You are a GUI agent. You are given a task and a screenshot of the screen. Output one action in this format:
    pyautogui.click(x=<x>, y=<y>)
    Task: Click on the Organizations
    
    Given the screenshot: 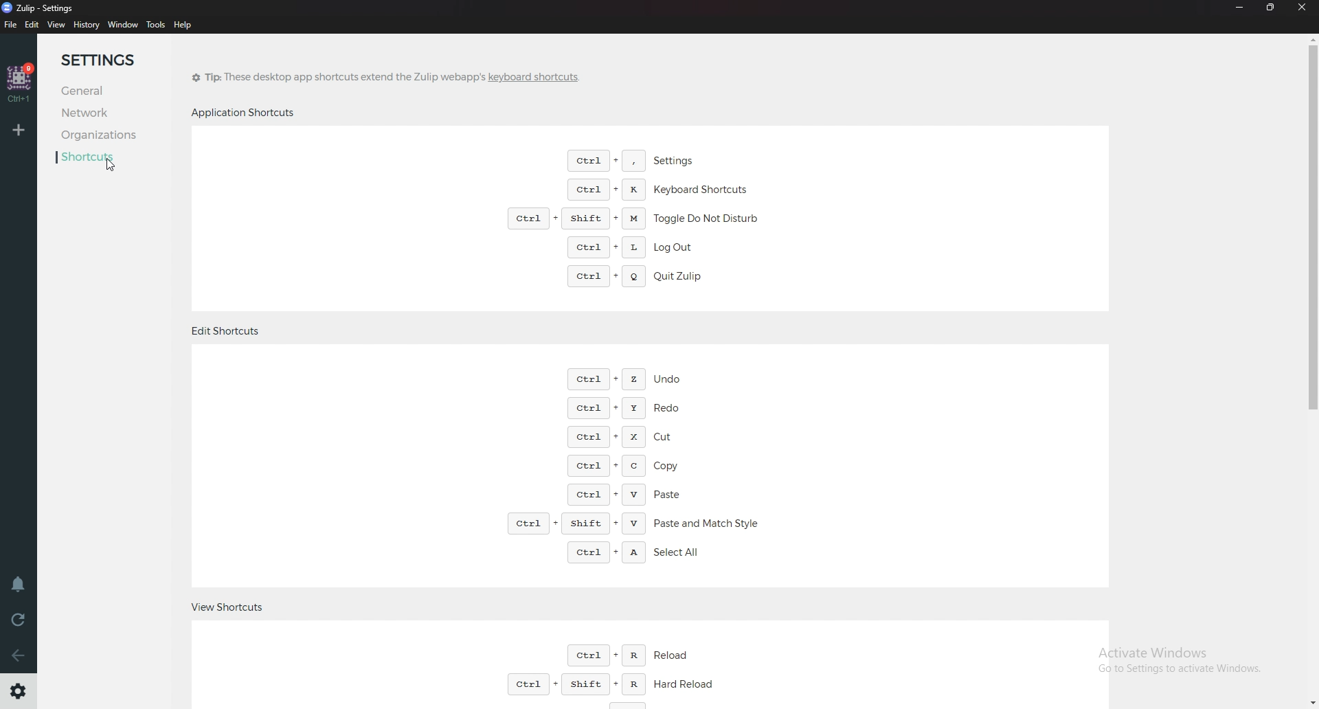 What is the action you would take?
    pyautogui.click(x=116, y=136)
    